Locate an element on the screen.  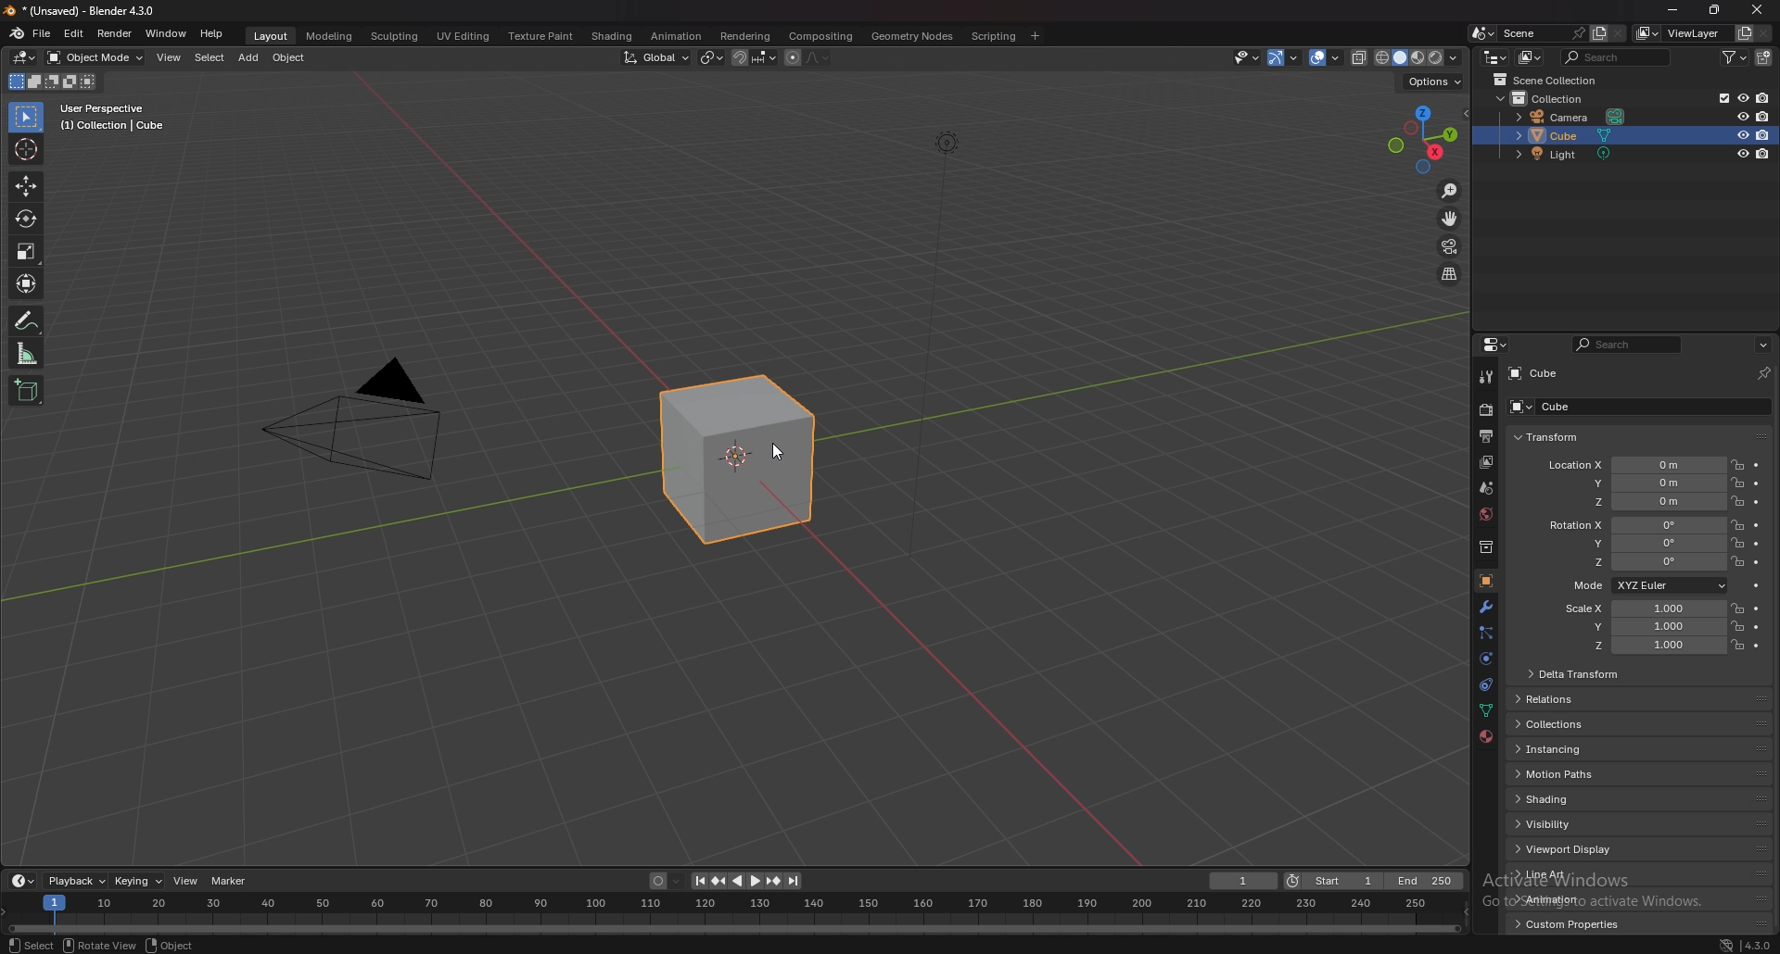
toggle pin id is located at coordinates (1763, 372).